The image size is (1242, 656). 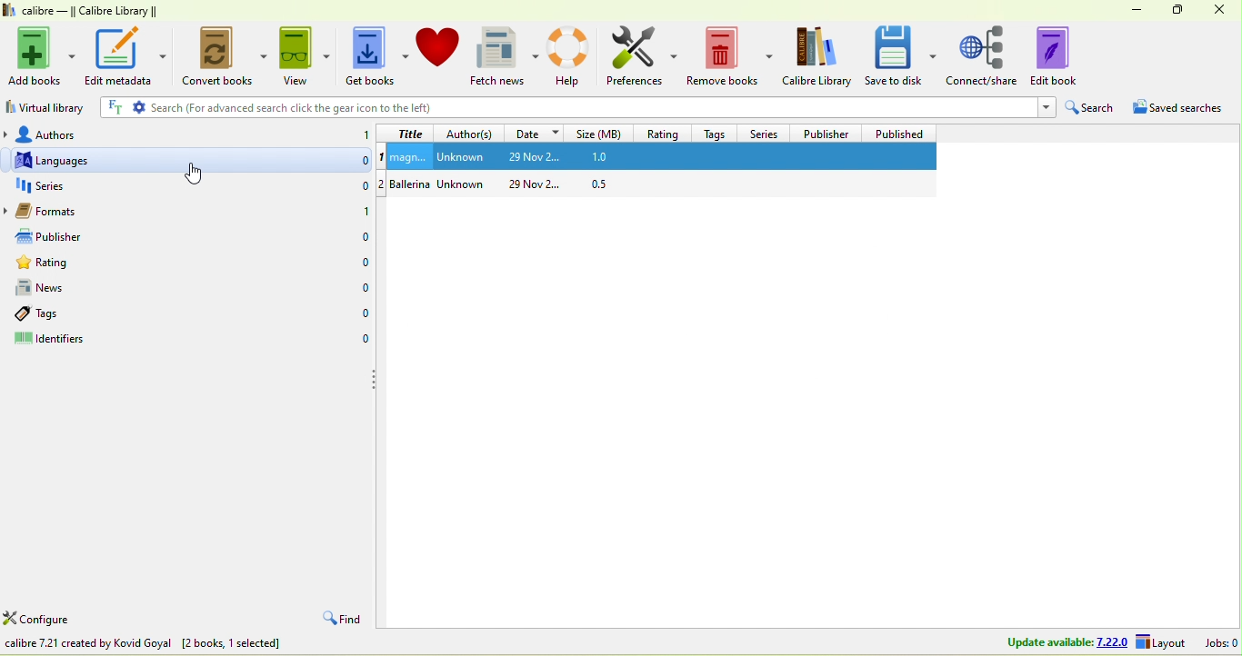 I want to click on languages, so click(x=90, y=163).